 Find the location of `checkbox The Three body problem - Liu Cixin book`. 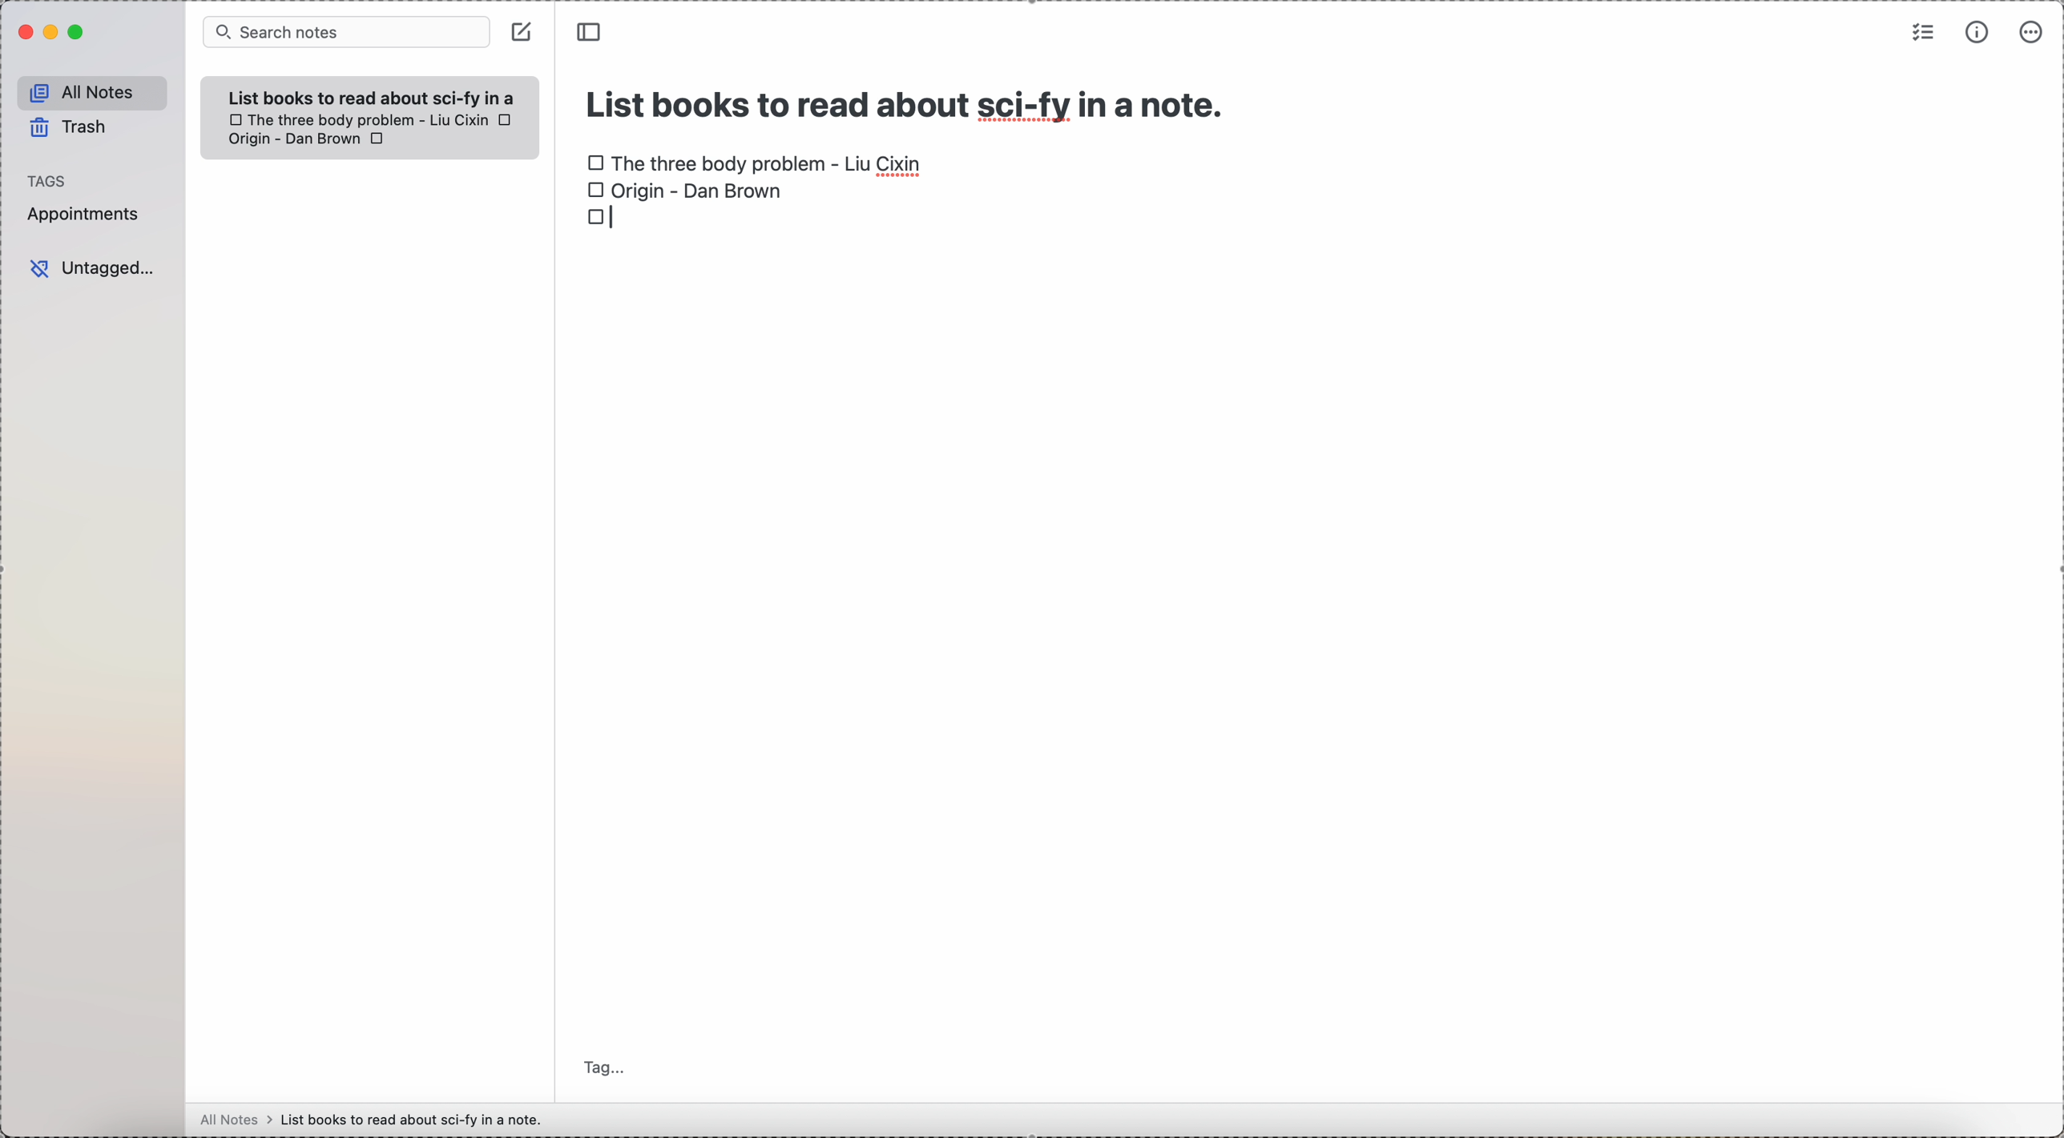

checkbox The Three body problem - Liu Cixin book is located at coordinates (756, 159).